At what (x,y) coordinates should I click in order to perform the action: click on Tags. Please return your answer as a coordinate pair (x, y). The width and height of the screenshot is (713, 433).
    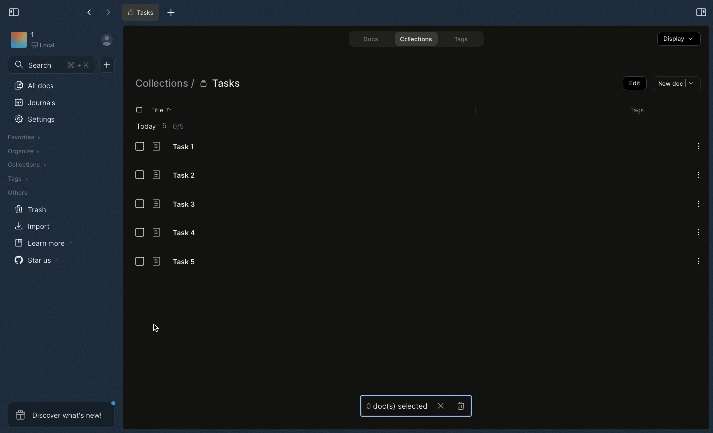
    Looking at the image, I should click on (15, 178).